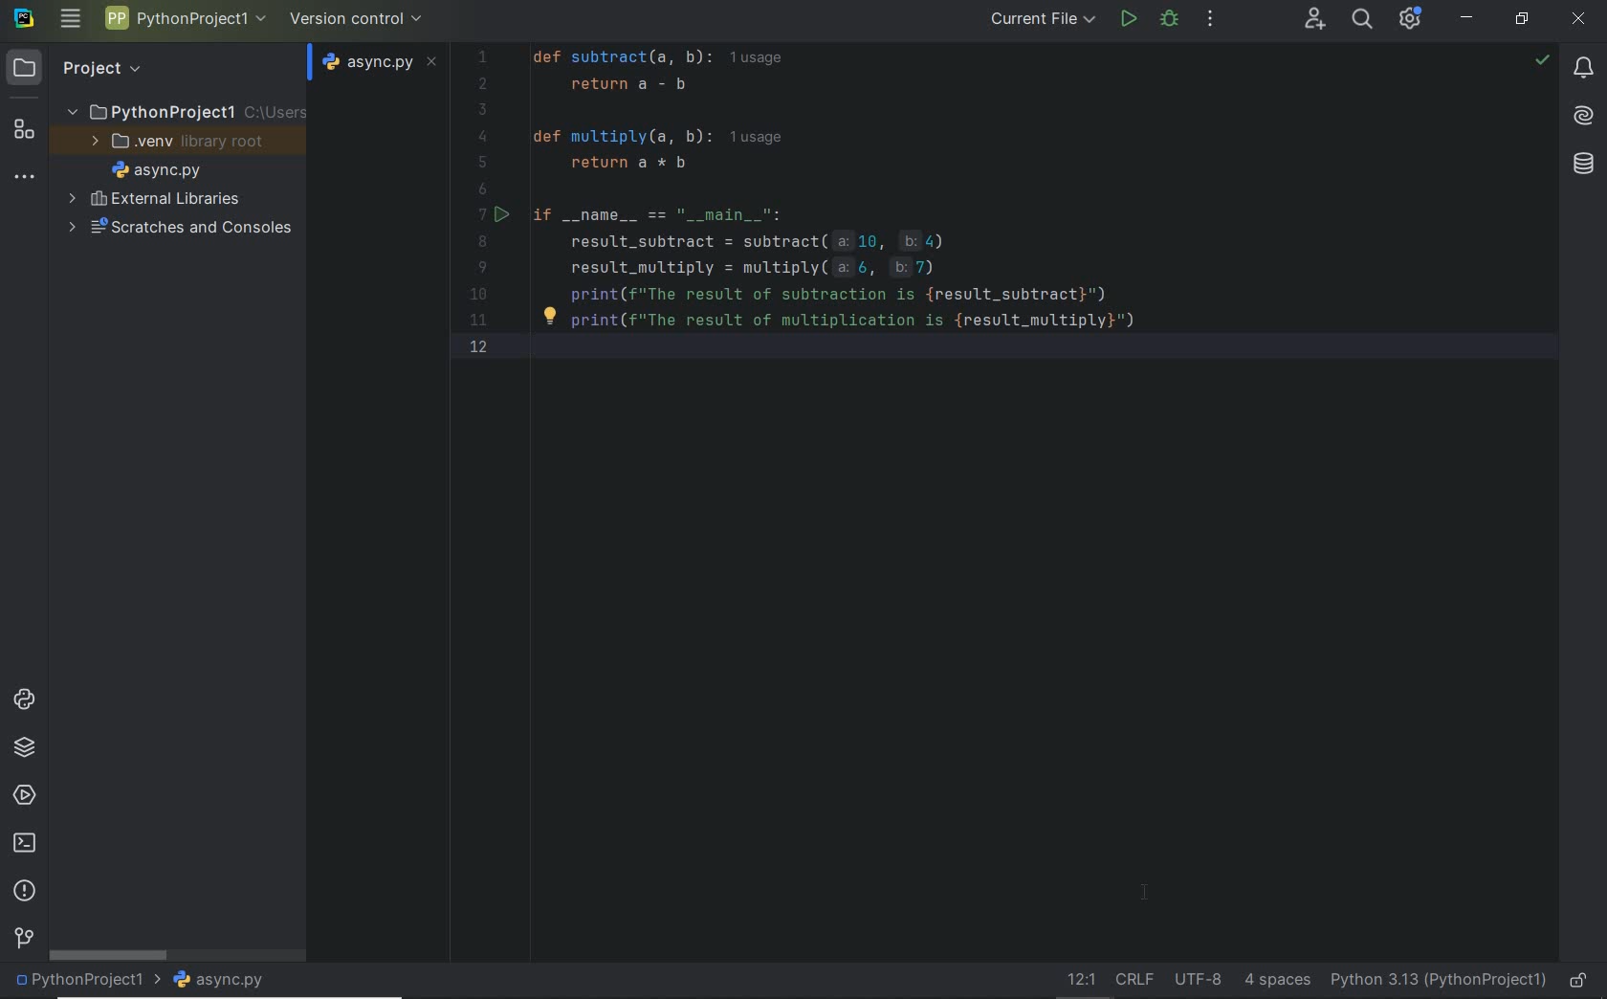 This screenshot has height=999, width=1607. Describe the element at coordinates (226, 980) in the screenshot. I see `file name` at that location.